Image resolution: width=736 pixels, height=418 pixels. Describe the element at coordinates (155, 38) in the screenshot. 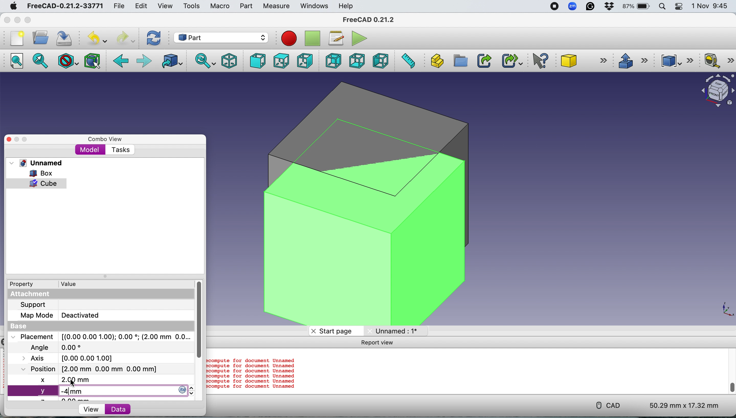

I see `Refresh` at that location.